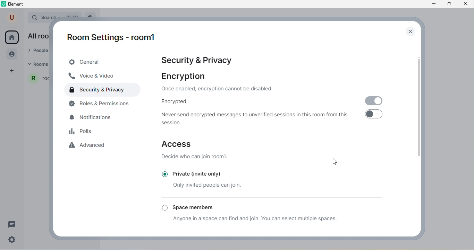 This screenshot has width=474, height=250. I want to click on security and privacy, so click(99, 91).